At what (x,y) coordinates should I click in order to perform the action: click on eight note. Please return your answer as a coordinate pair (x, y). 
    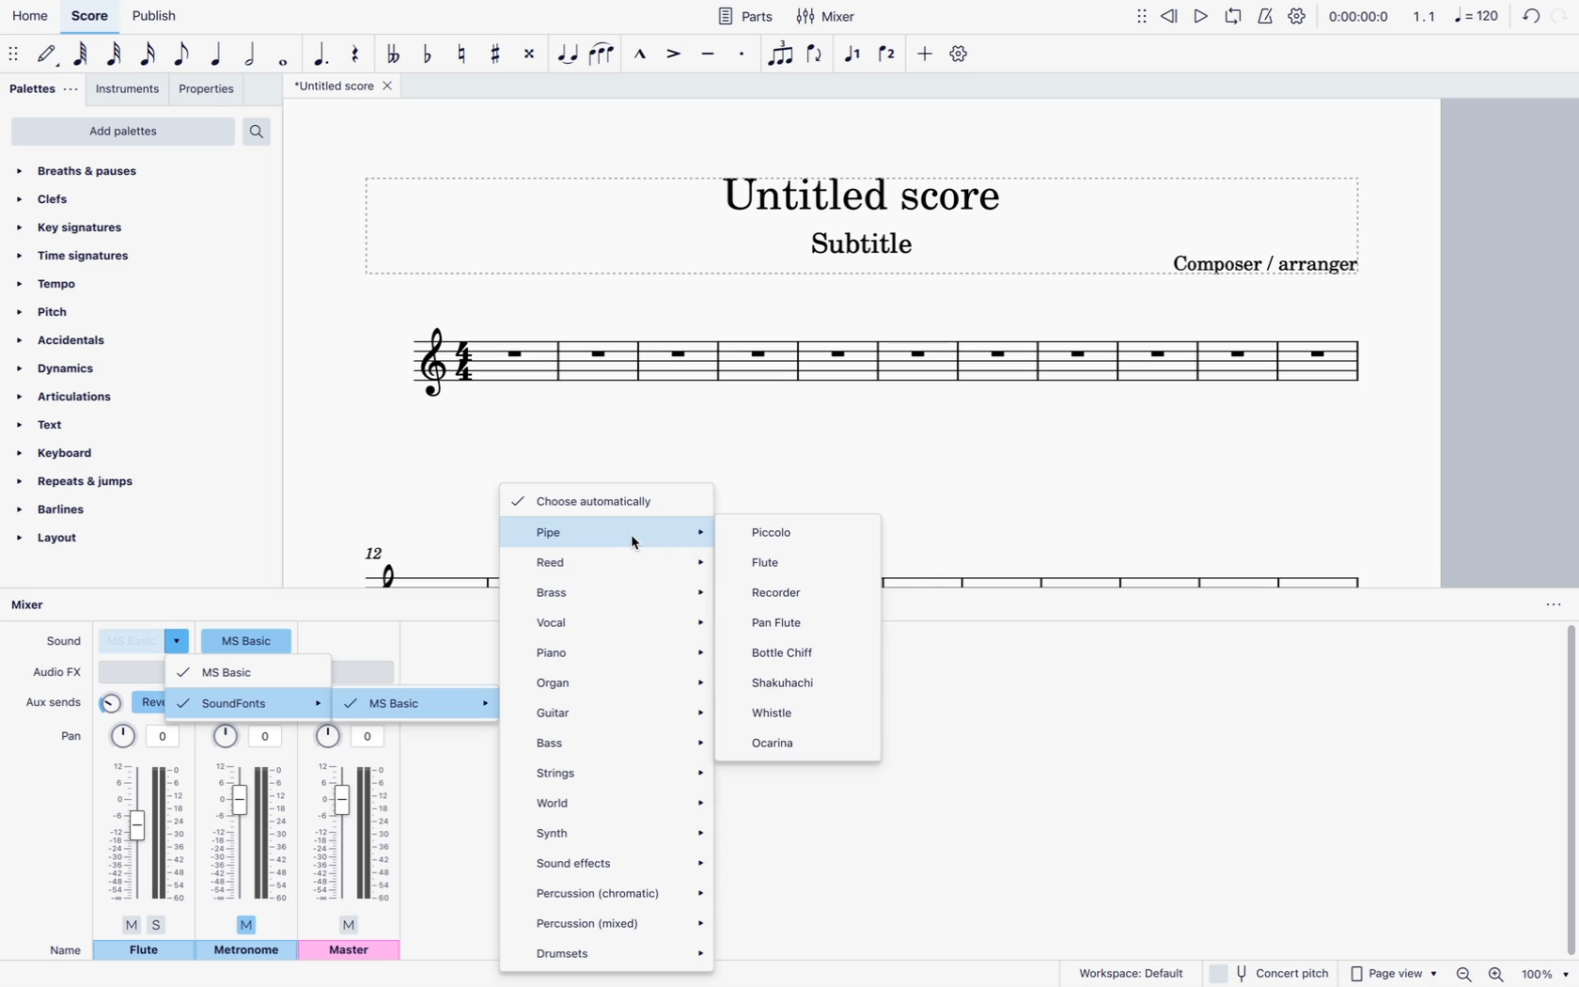
    Looking at the image, I should click on (183, 56).